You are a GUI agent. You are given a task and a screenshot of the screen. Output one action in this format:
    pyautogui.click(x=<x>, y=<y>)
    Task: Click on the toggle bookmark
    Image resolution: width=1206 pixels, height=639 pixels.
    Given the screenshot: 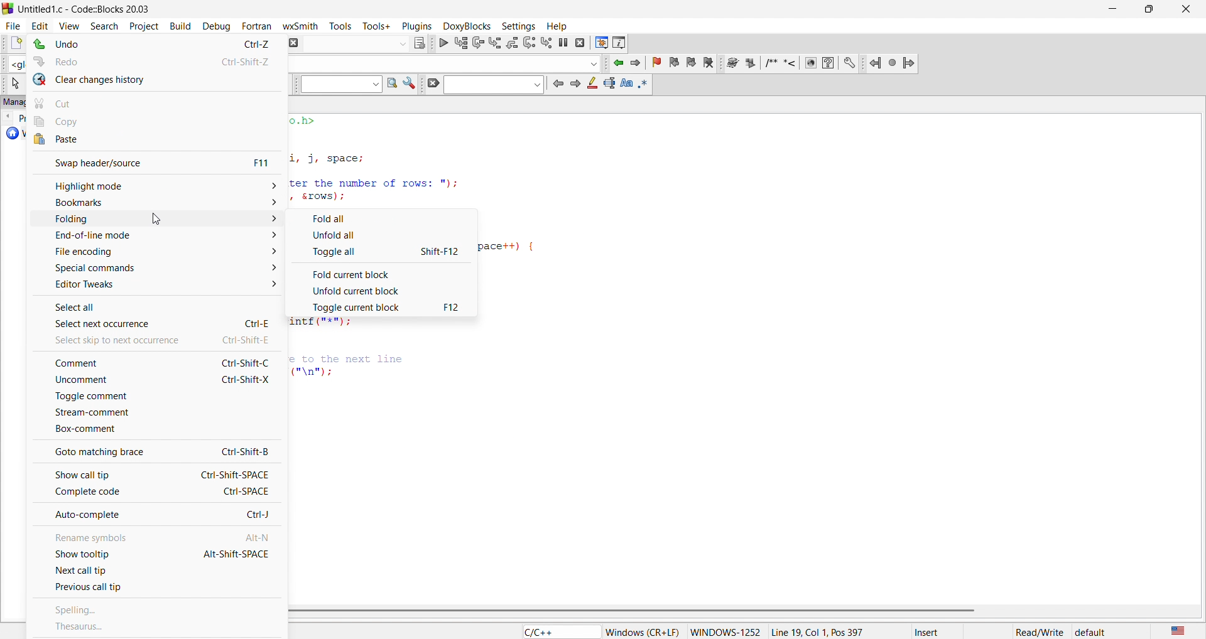 What is the action you would take?
    pyautogui.click(x=659, y=63)
    